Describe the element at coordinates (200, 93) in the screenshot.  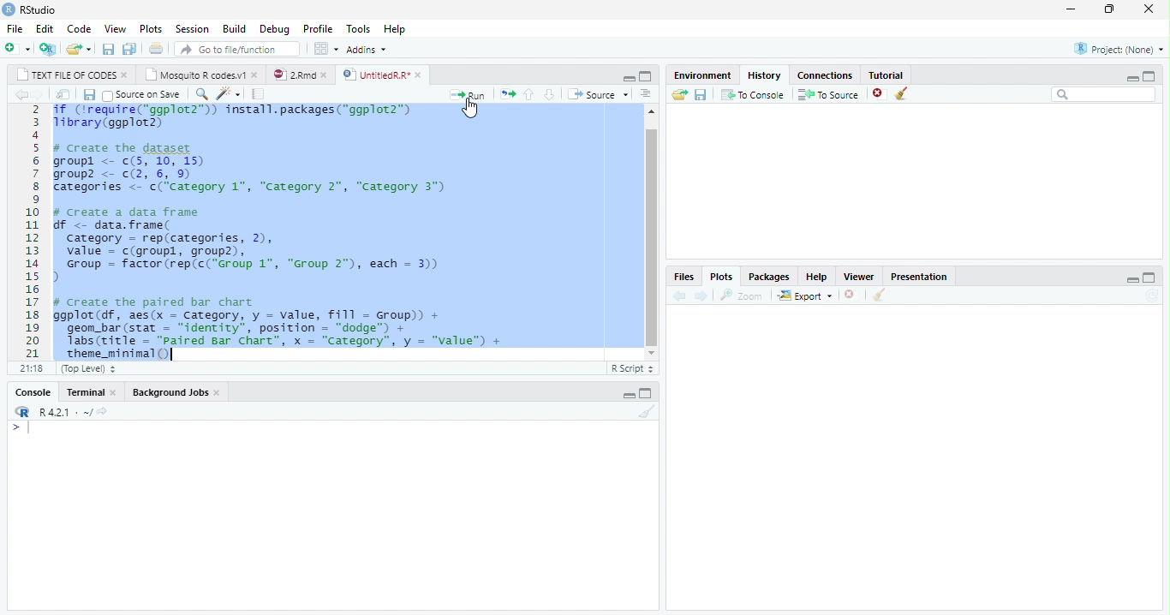
I see `find and replace` at that location.